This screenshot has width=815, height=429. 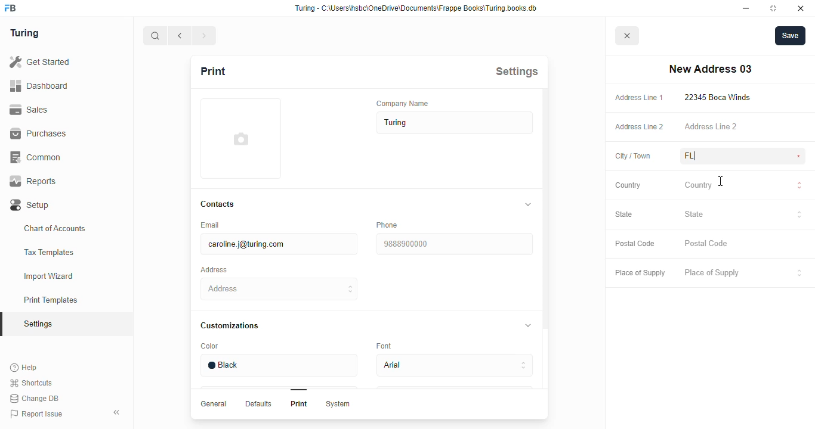 What do you see at coordinates (720, 97) in the screenshot?
I see `22345 Boca Winds` at bounding box center [720, 97].